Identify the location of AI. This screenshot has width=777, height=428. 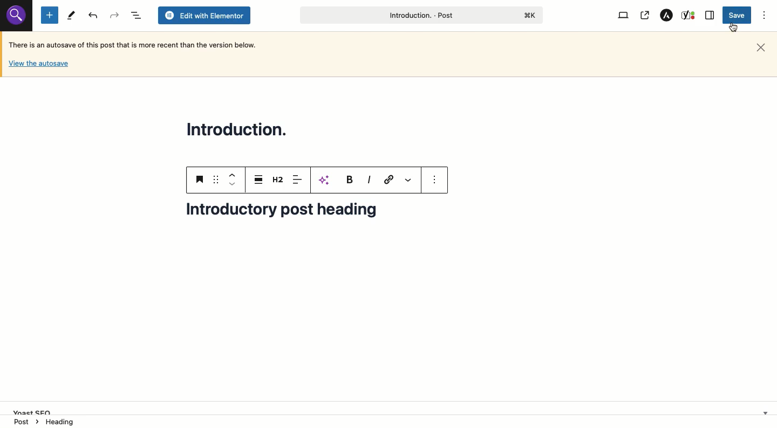
(326, 180).